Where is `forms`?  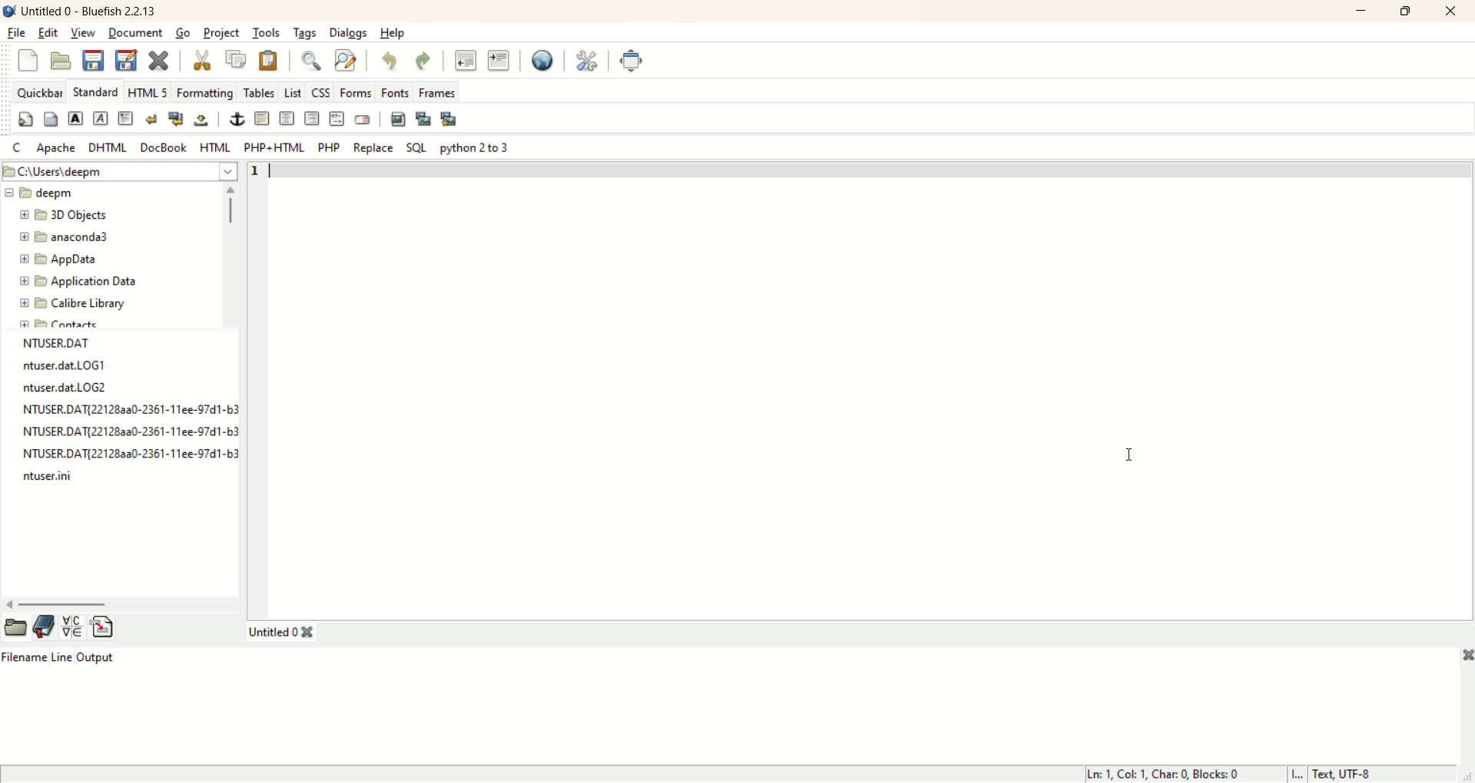
forms is located at coordinates (356, 93).